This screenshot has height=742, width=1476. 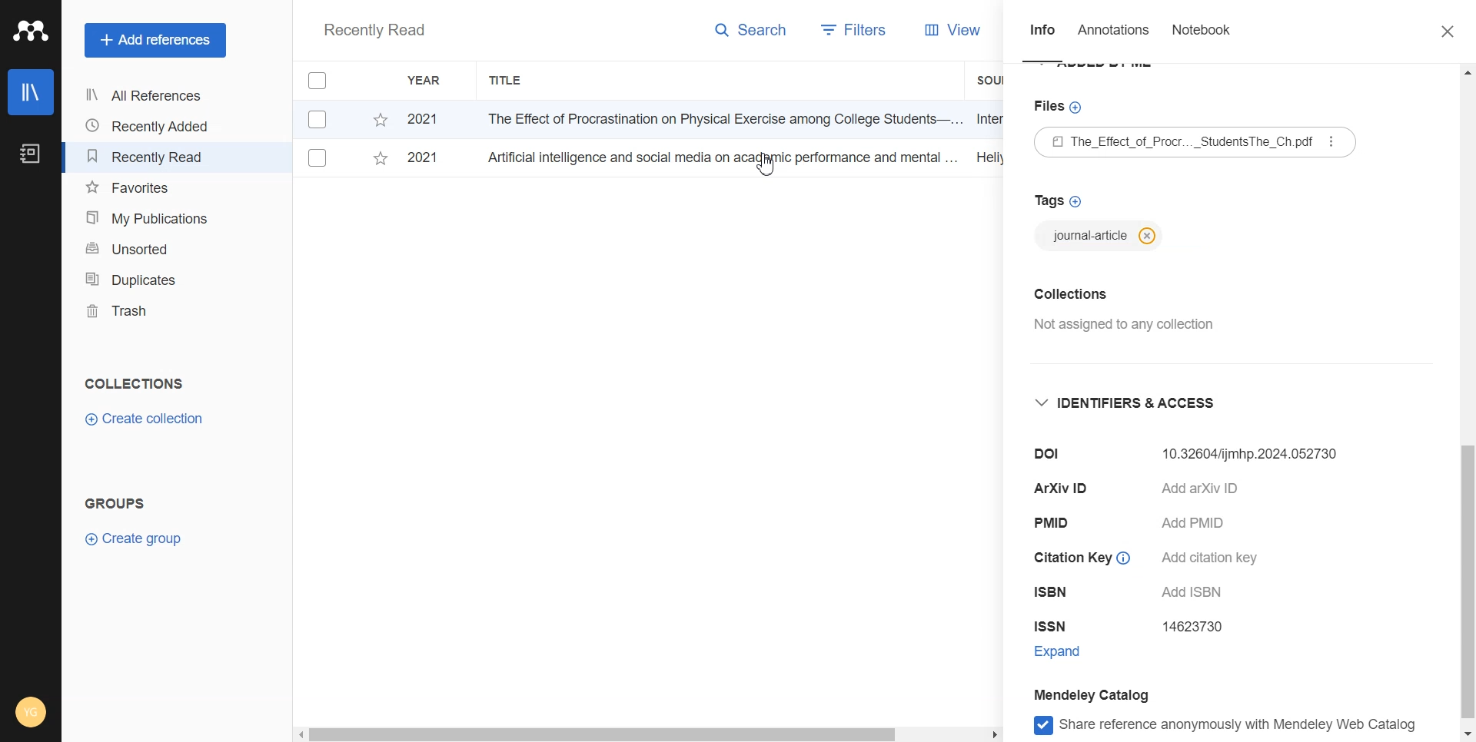 What do you see at coordinates (1142, 525) in the screenshot?
I see `PMID Add PMID` at bounding box center [1142, 525].